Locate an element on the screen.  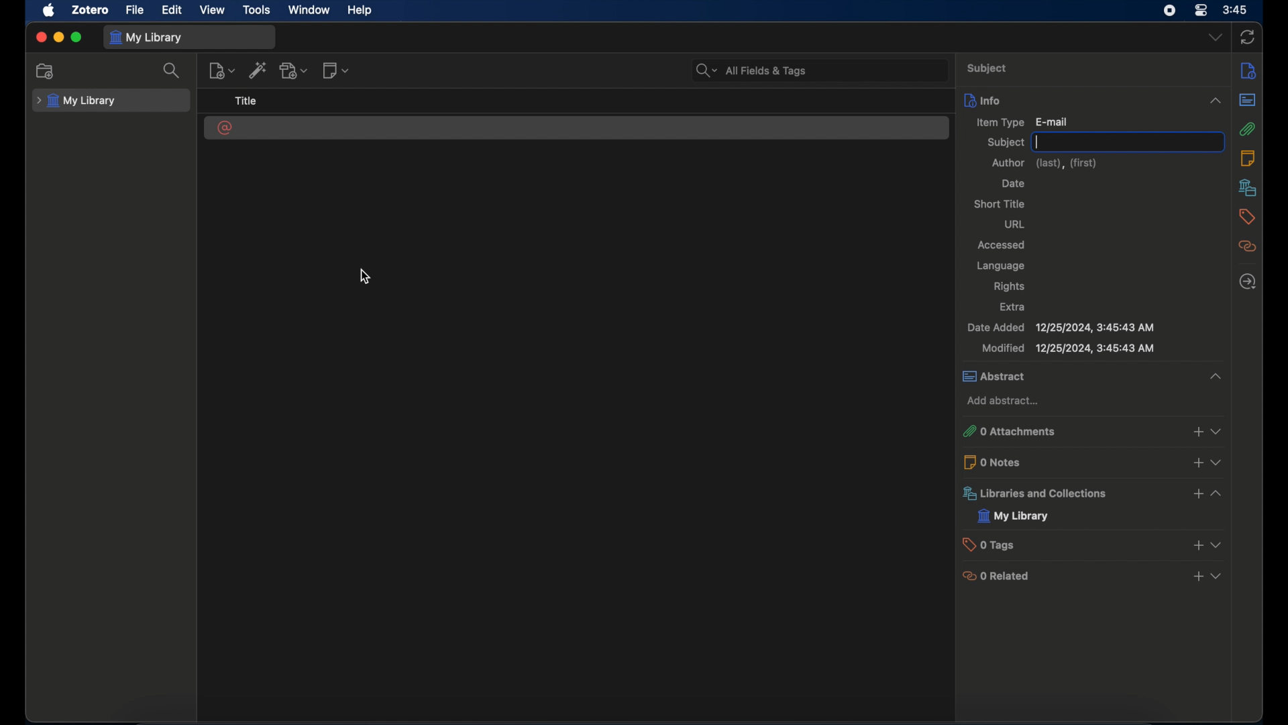
item type is located at coordinates (1022, 122).